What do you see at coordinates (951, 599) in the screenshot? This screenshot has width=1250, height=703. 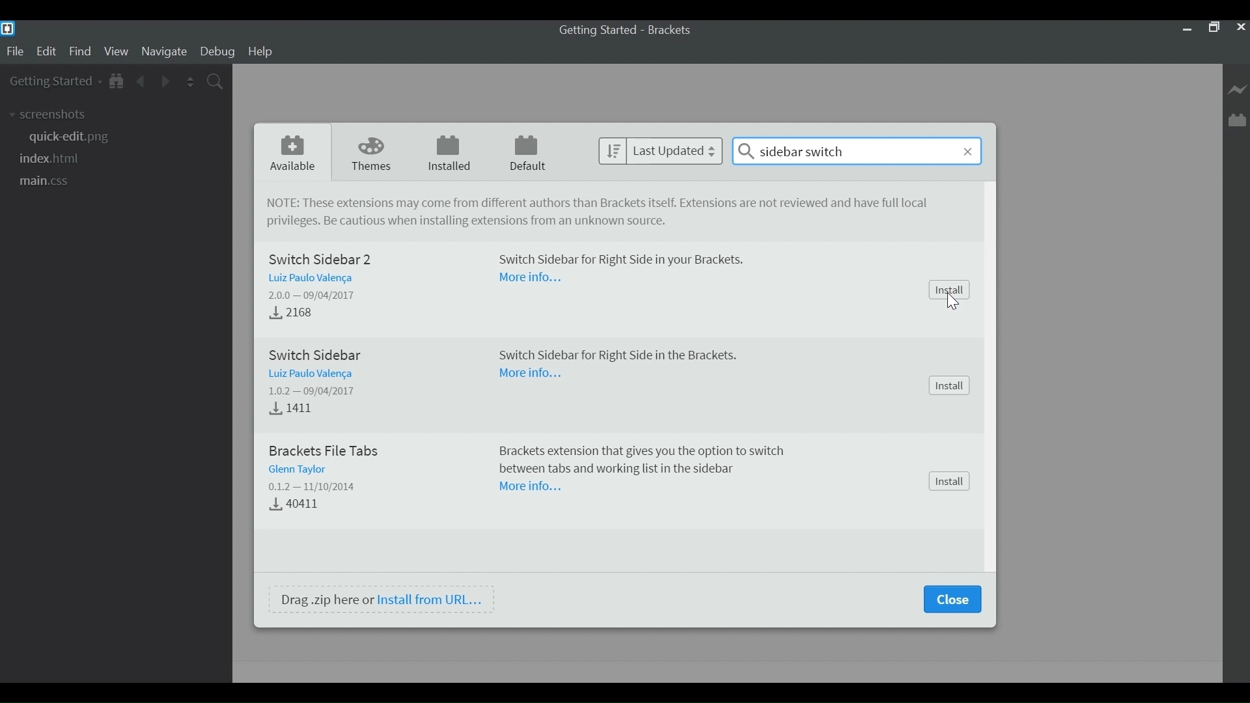 I see `Close` at bounding box center [951, 599].